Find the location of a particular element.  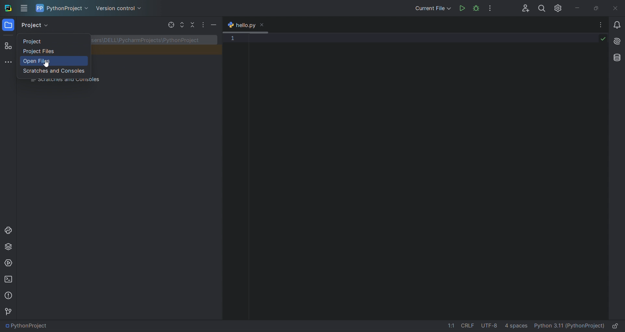

file path is located at coordinates (27, 326).